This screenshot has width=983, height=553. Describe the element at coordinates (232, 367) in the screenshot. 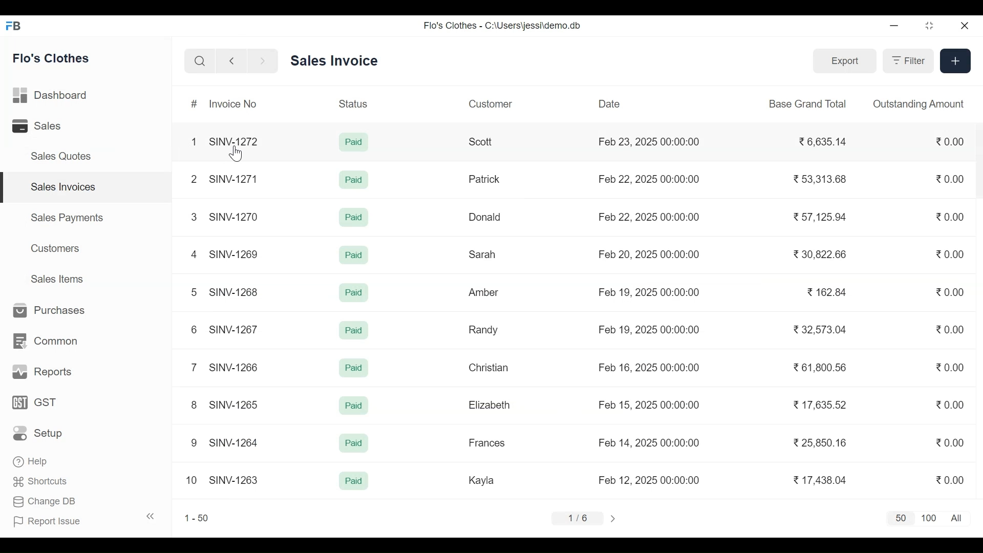

I see `SINV-1266` at that location.